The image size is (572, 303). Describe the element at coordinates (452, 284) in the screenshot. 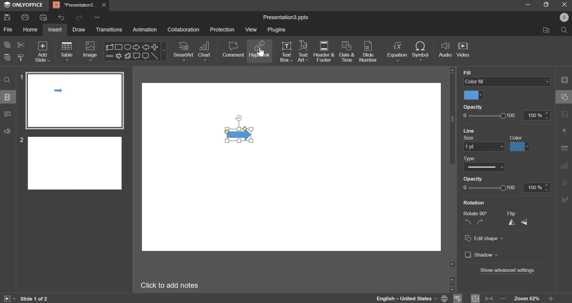

I see `scrollbar` at that location.